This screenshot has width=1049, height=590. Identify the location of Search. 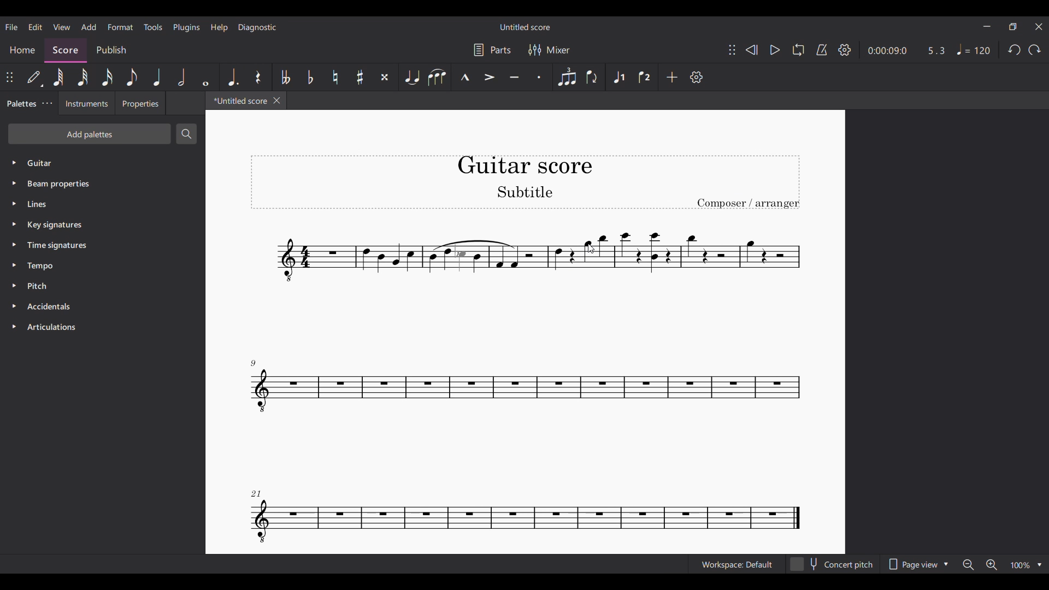
(186, 134).